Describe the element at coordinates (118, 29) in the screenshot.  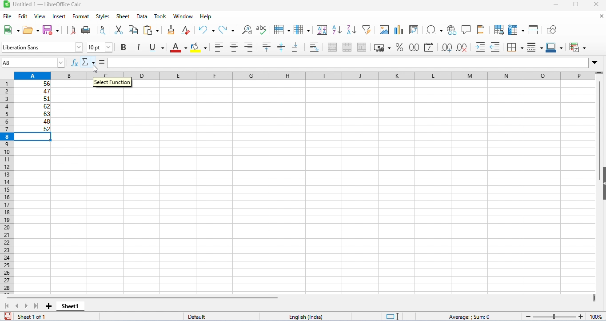
I see `cut` at that location.